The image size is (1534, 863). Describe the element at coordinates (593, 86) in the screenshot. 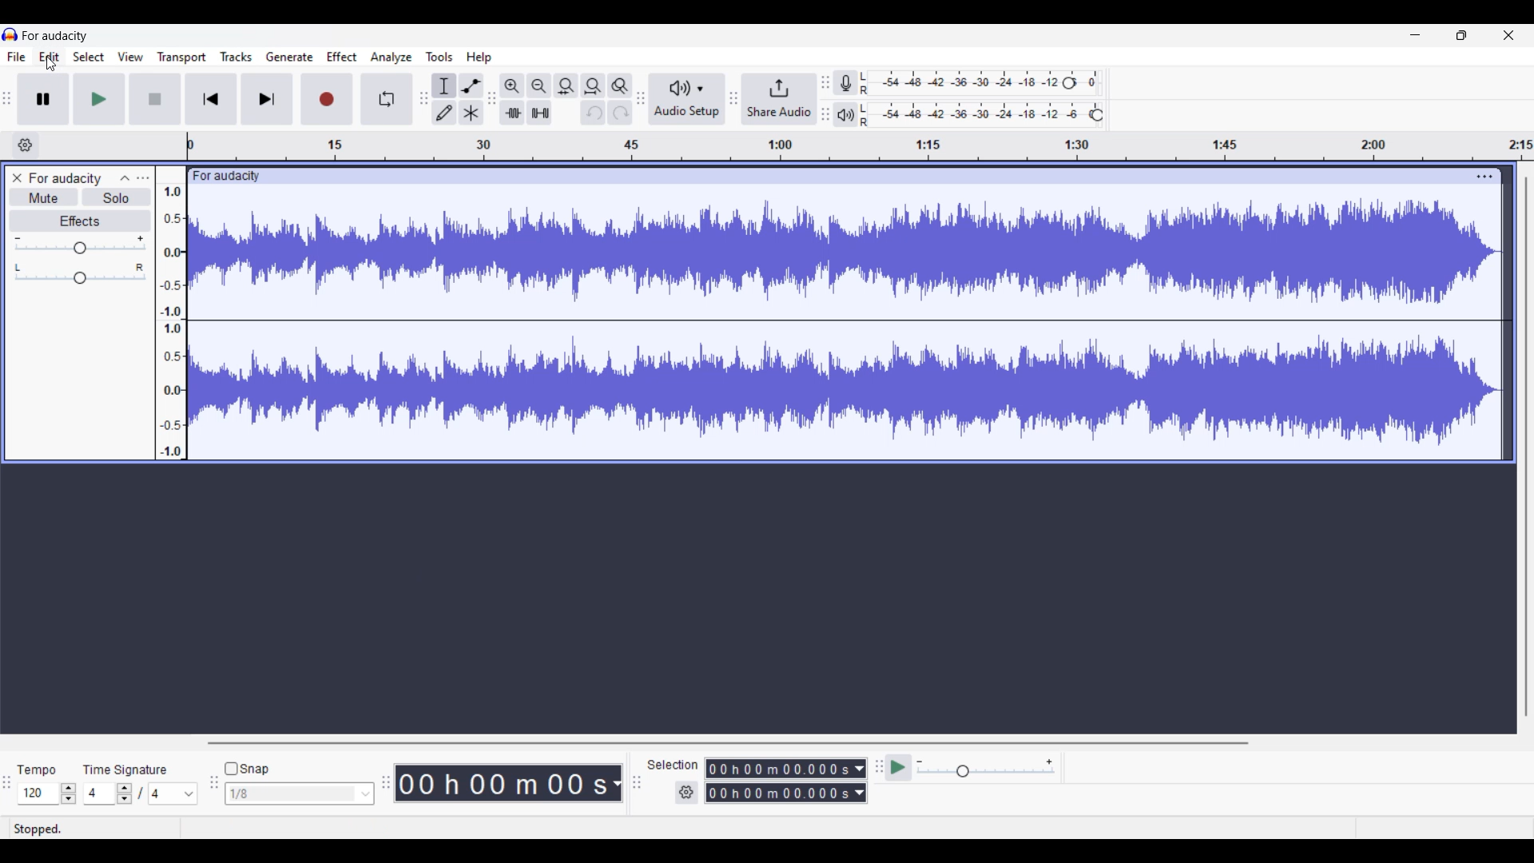

I see `Fit project to width` at that location.